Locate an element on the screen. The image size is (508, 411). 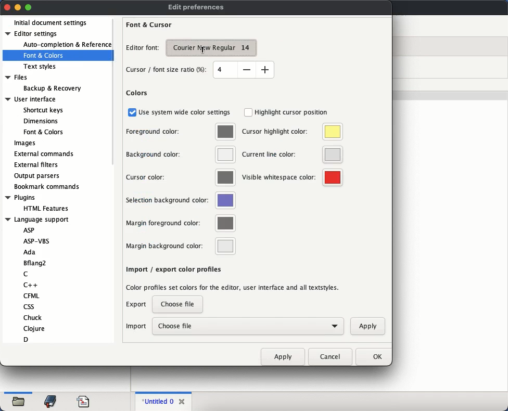
cfml is located at coordinates (31, 296).